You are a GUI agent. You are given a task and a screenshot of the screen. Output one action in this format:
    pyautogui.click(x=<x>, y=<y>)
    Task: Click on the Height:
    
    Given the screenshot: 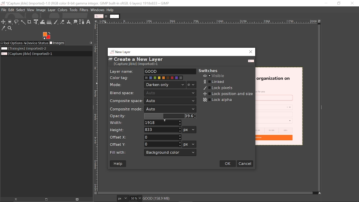 What is the action you would take?
    pyautogui.click(x=117, y=130)
    